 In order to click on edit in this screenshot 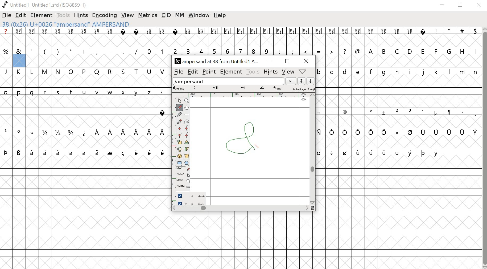, I will do `click(193, 71)`.